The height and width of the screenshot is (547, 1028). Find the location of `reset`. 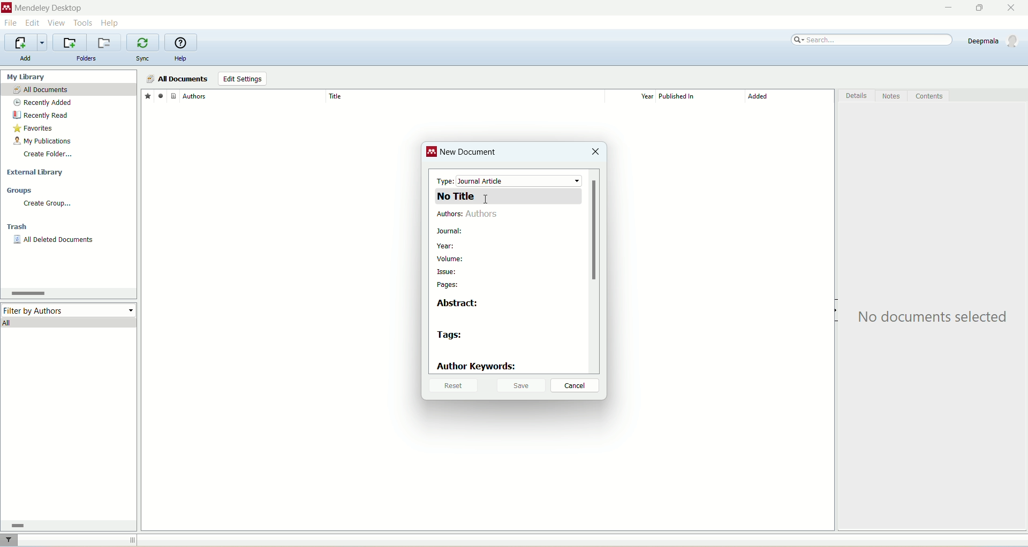

reset is located at coordinates (452, 386).